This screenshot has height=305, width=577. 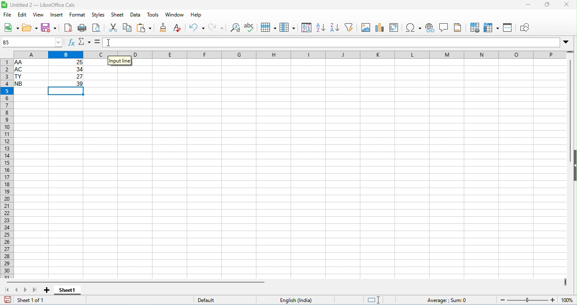 I want to click on header and footer, so click(x=459, y=27).